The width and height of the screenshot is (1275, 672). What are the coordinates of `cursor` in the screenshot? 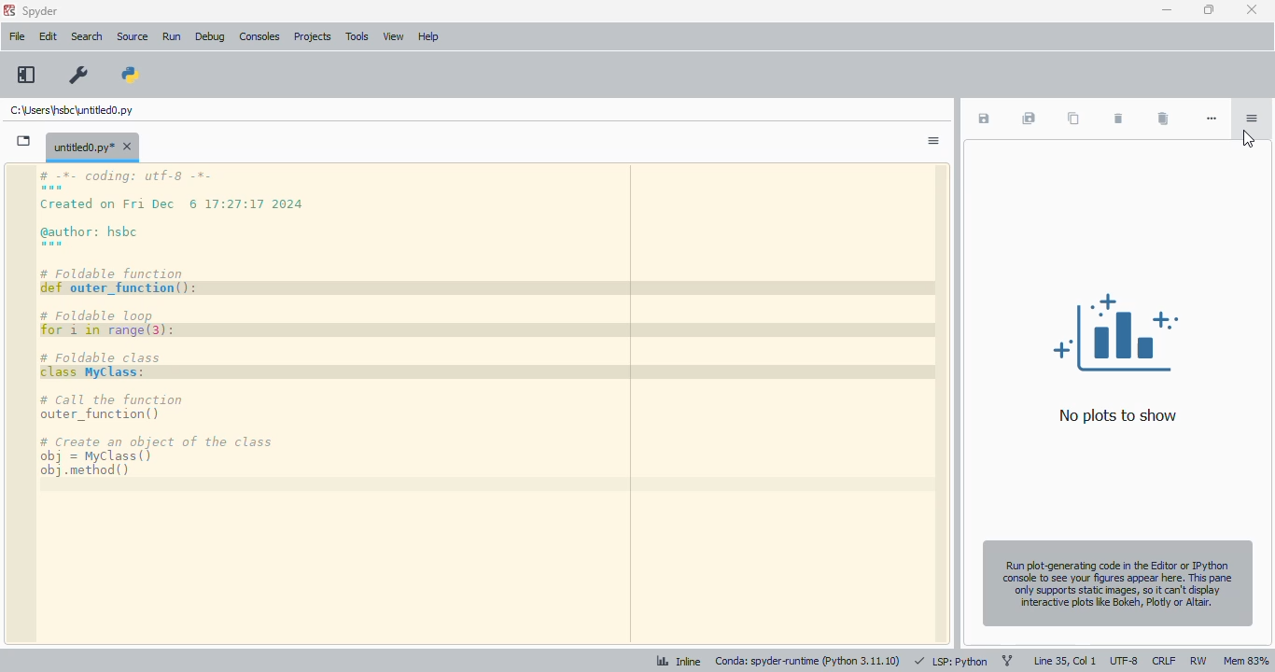 It's located at (1251, 139).